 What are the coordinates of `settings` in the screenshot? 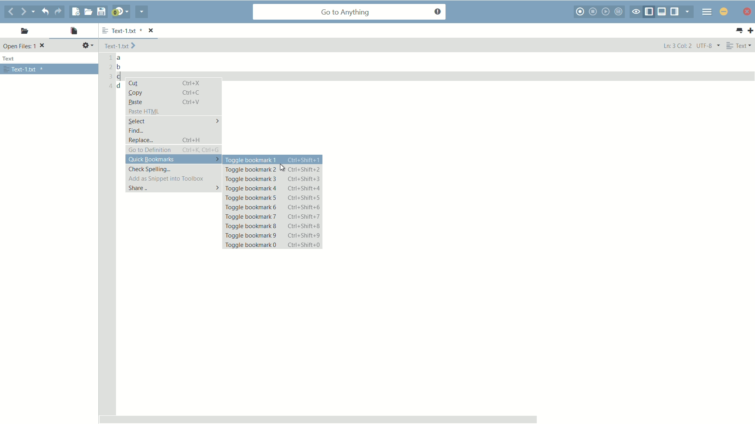 It's located at (88, 46).